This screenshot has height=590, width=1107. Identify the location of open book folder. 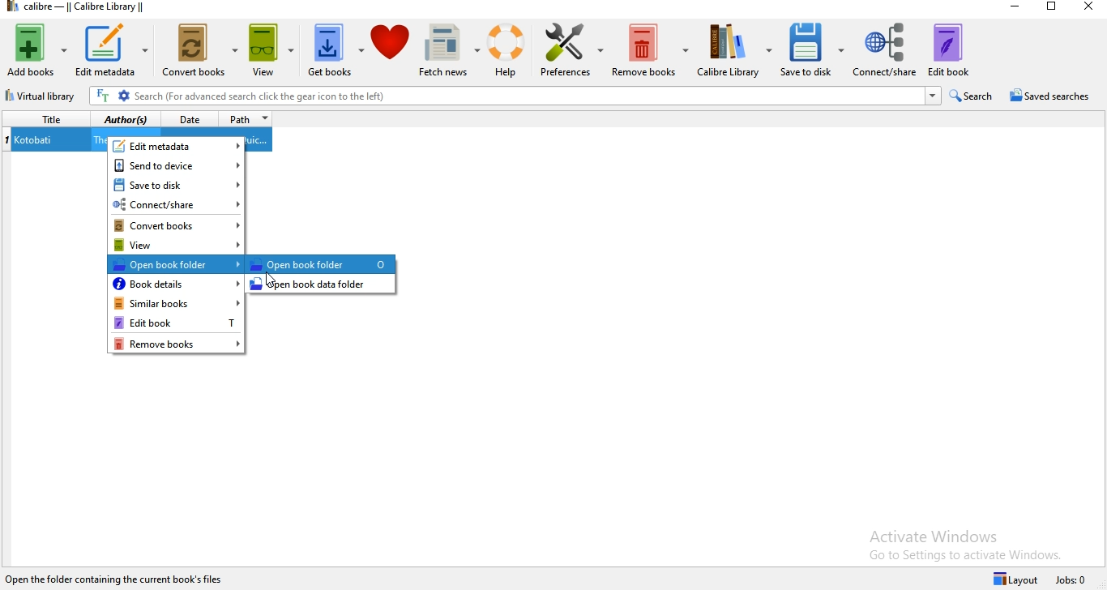
(173, 263).